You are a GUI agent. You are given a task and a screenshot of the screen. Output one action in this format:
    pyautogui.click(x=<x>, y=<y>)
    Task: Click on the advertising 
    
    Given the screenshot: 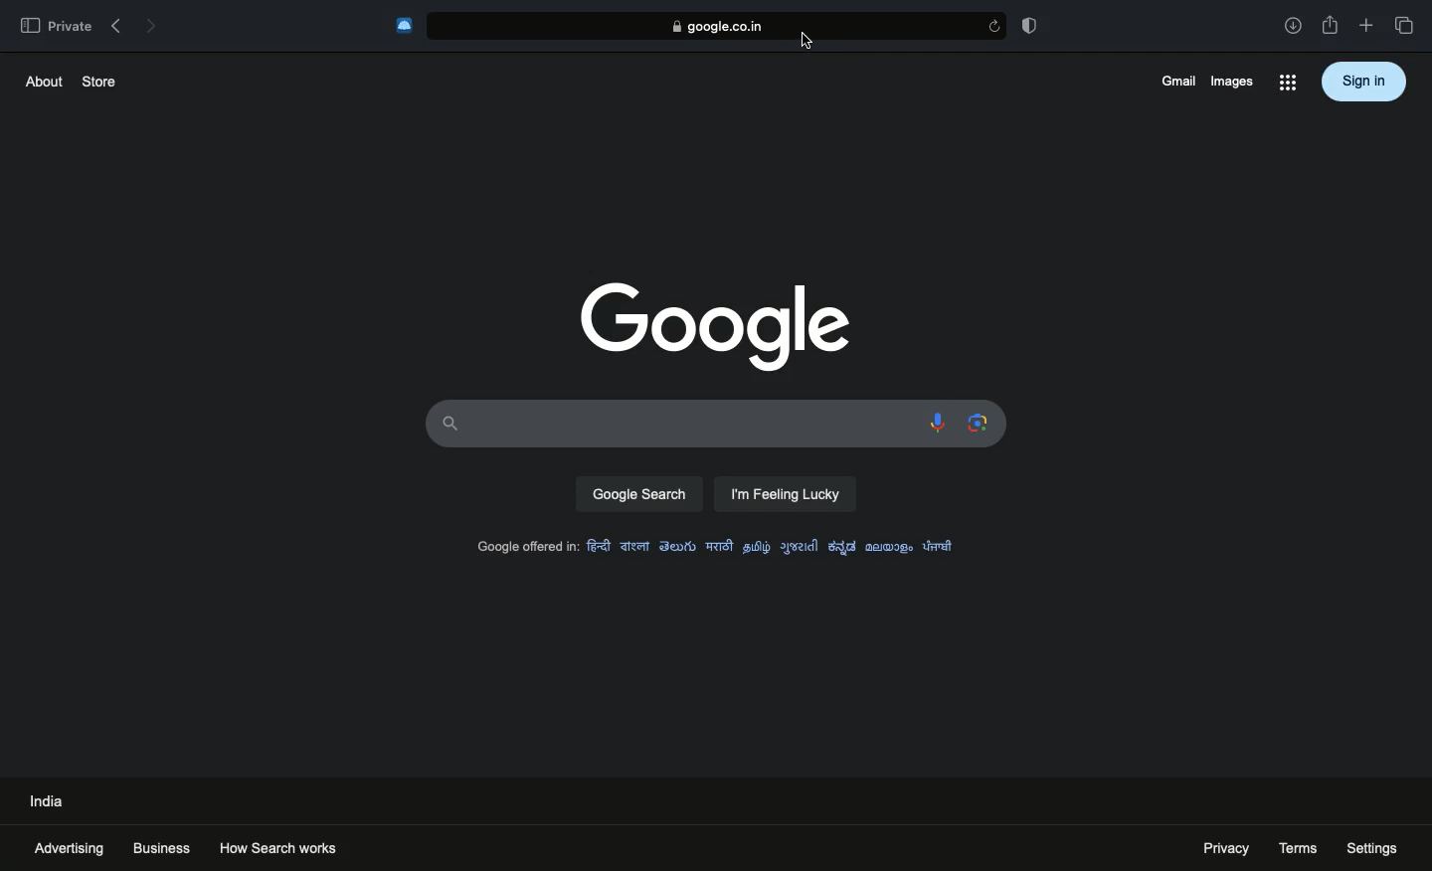 What is the action you would take?
    pyautogui.click(x=72, y=847)
    